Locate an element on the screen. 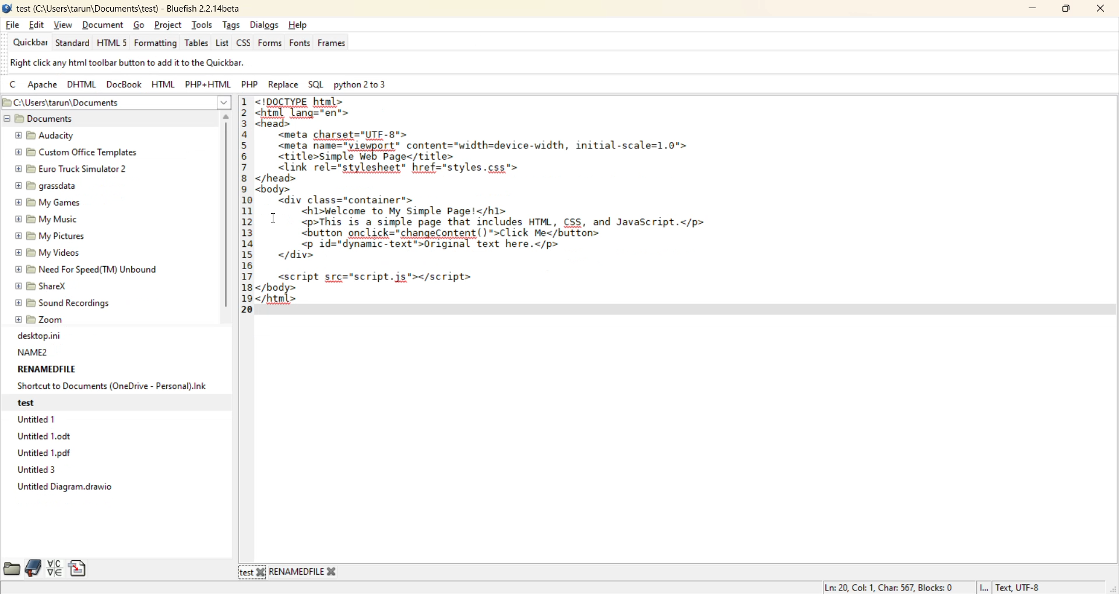  file name and app name is located at coordinates (126, 8).